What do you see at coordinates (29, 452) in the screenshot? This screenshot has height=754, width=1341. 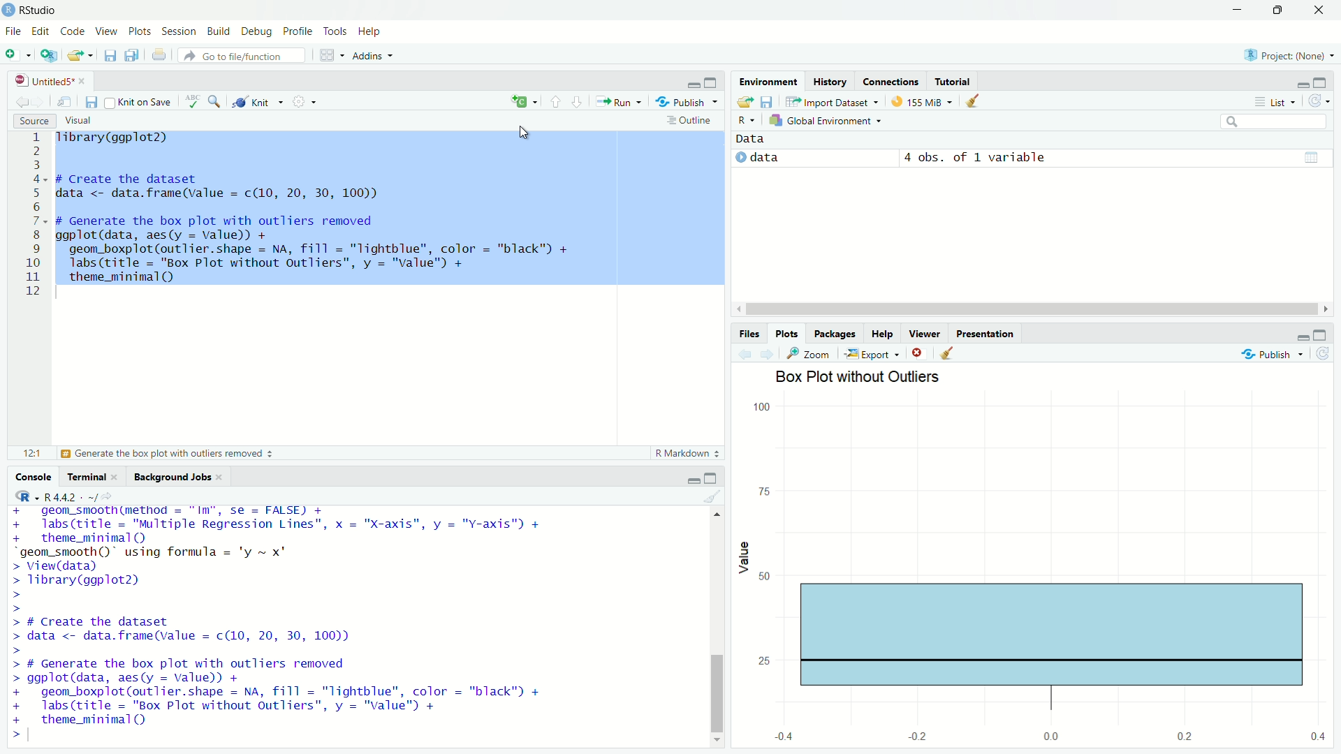 I see `7:46` at bounding box center [29, 452].